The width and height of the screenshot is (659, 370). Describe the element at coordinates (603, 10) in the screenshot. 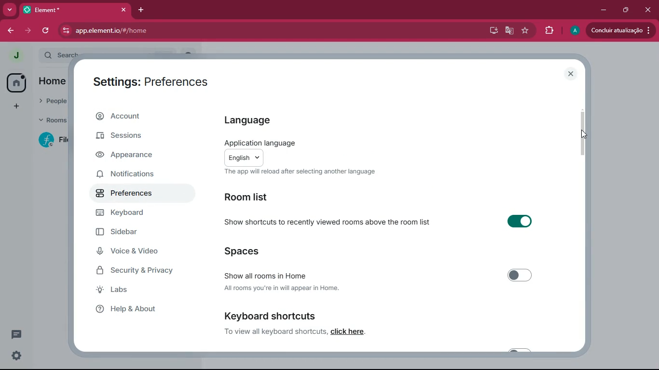

I see `minimize` at that location.